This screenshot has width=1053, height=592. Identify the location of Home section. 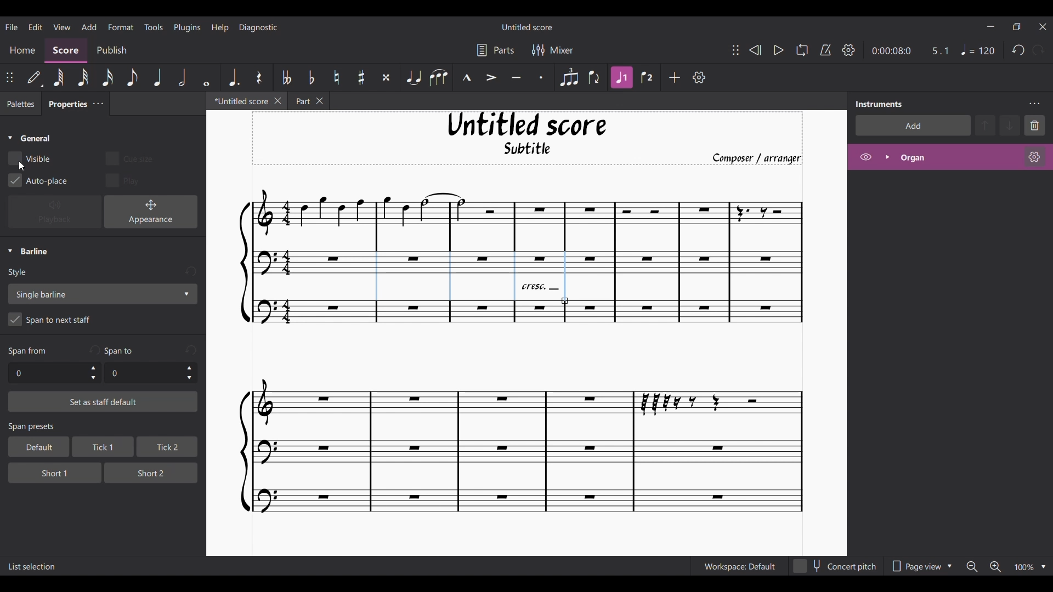
(23, 50).